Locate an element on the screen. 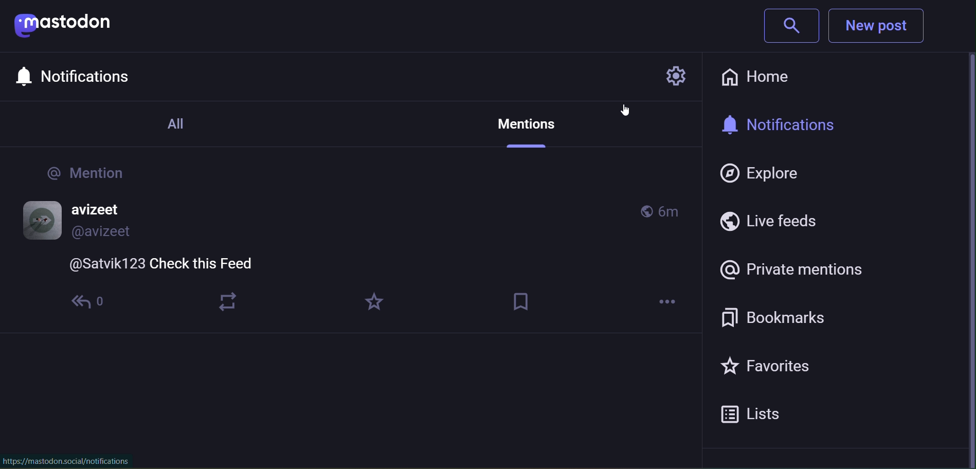 This screenshot has width=976, height=469. scroll bar is located at coordinates (963, 262).